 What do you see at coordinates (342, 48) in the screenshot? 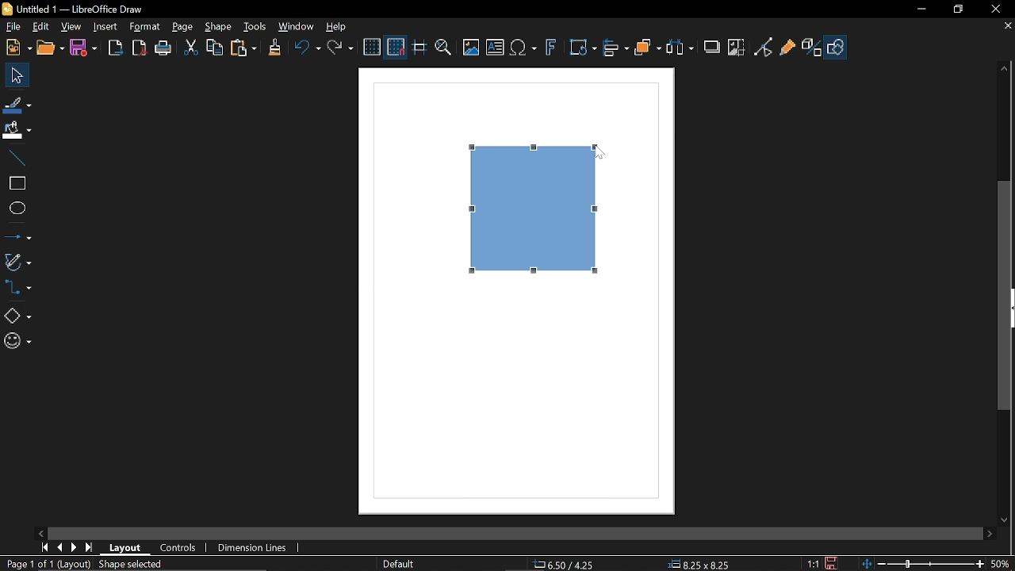
I see `Redo` at bounding box center [342, 48].